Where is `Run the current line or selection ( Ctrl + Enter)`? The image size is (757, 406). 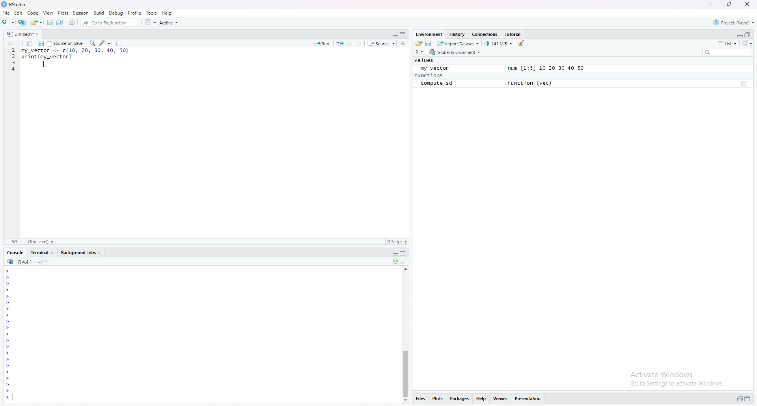 Run the current line or selection ( Ctrl + Enter) is located at coordinates (321, 43).